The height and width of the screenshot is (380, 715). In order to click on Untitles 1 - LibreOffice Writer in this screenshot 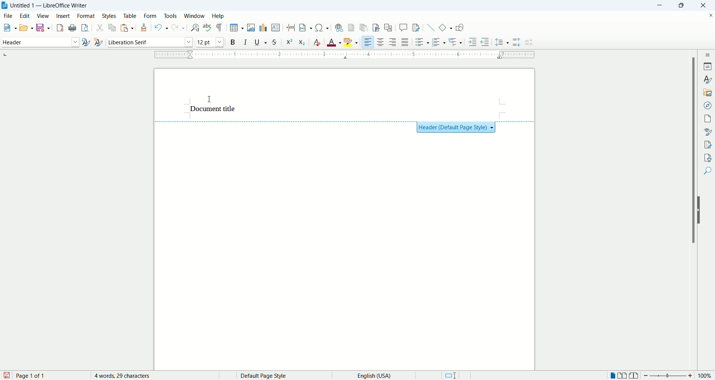, I will do `click(51, 4)`.